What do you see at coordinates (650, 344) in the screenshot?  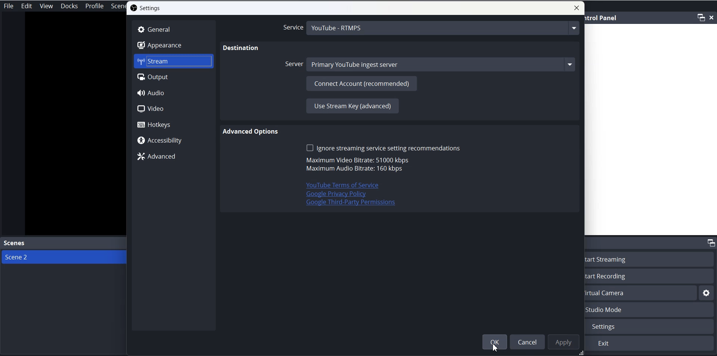 I see `Exit` at bounding box center [650, 344].